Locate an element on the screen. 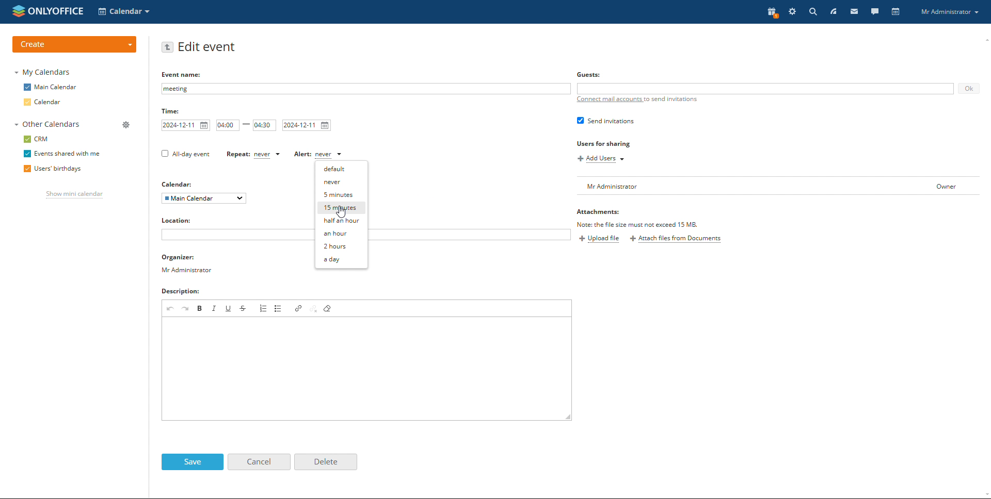 This screenshot has width=991, height=499. location is located at coordinates (181, 220).